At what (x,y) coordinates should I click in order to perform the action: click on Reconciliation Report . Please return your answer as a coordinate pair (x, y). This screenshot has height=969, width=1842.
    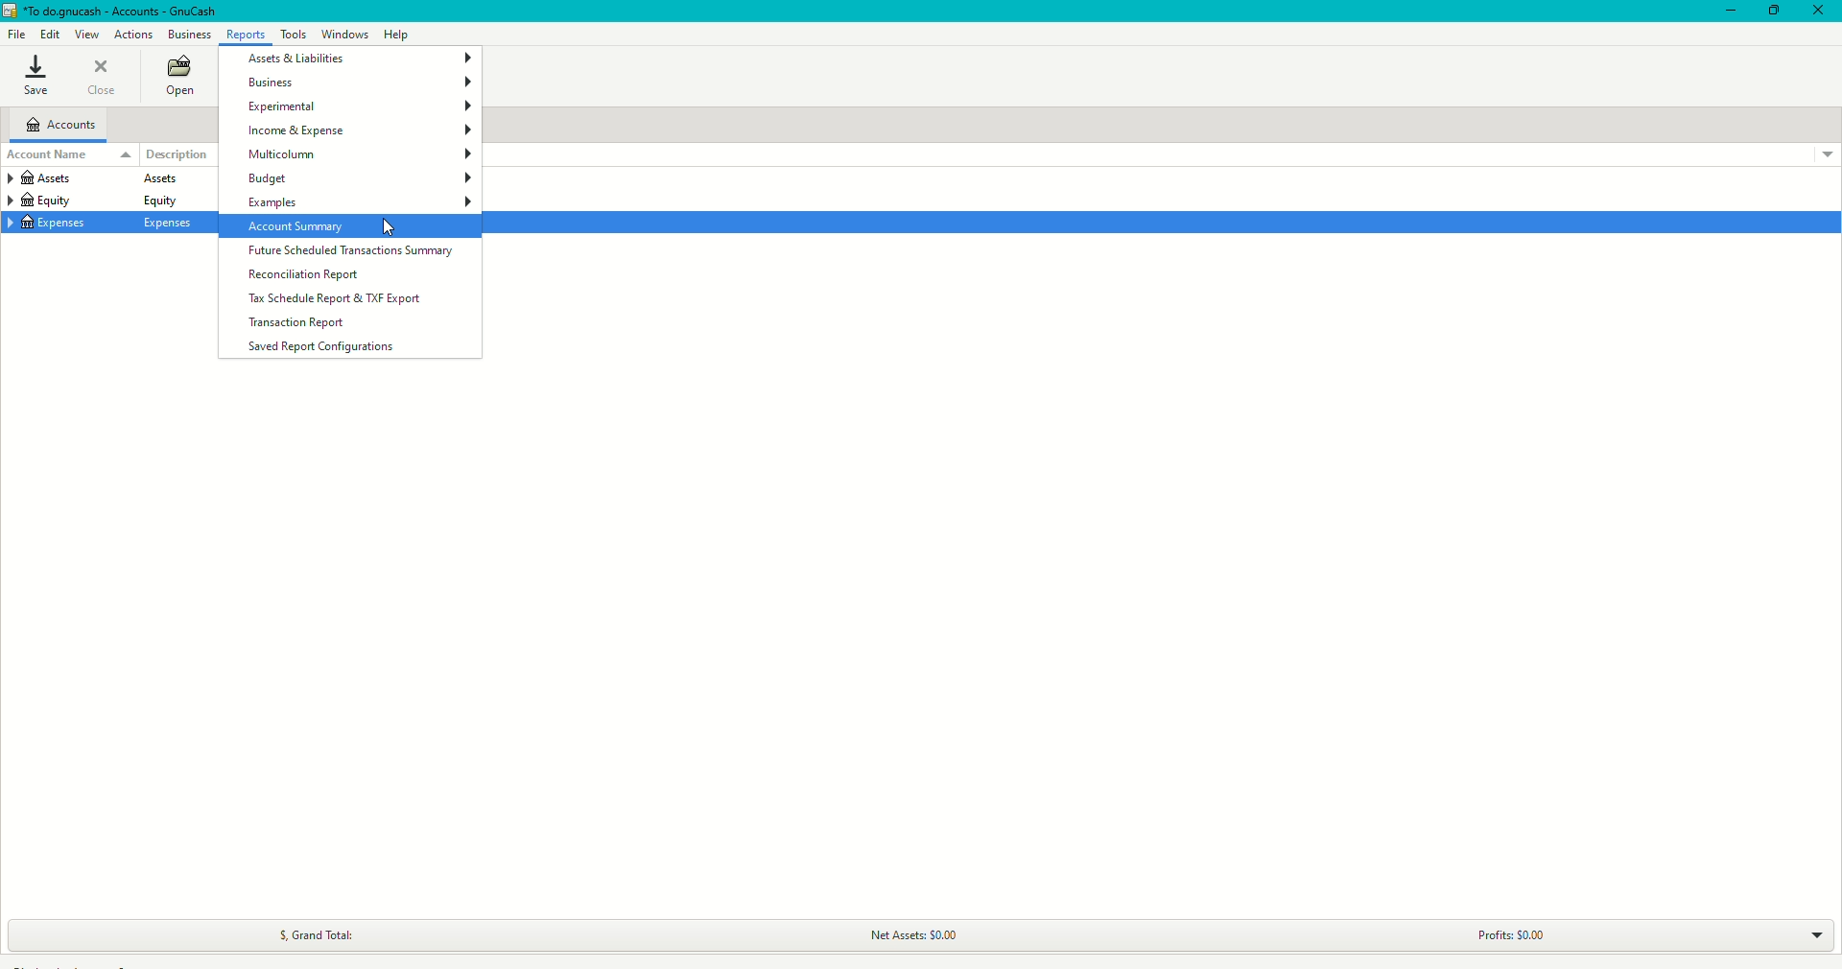
    Looking at the image, I should click on (305, 274).